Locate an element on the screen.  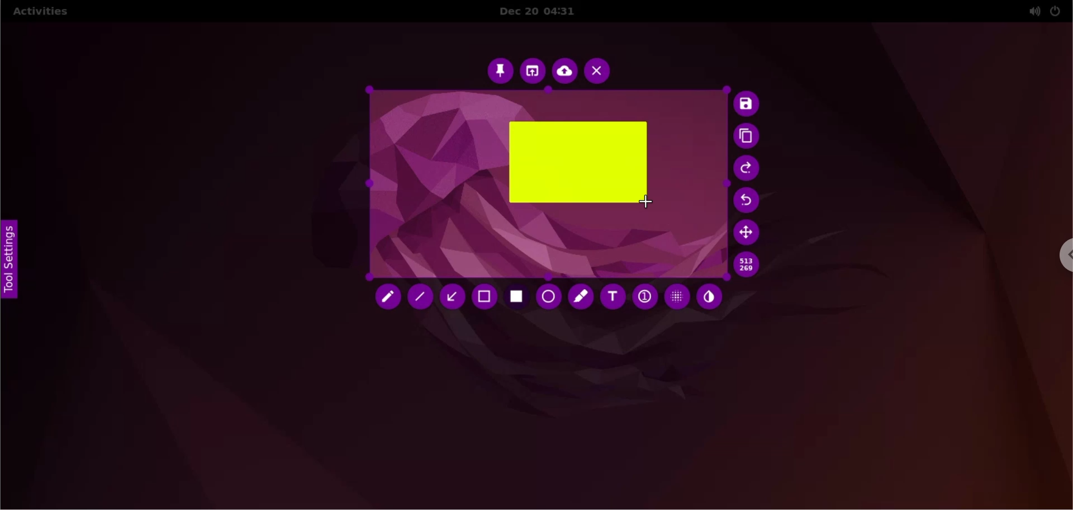
cancel capture is located at coordinates (599, 70).